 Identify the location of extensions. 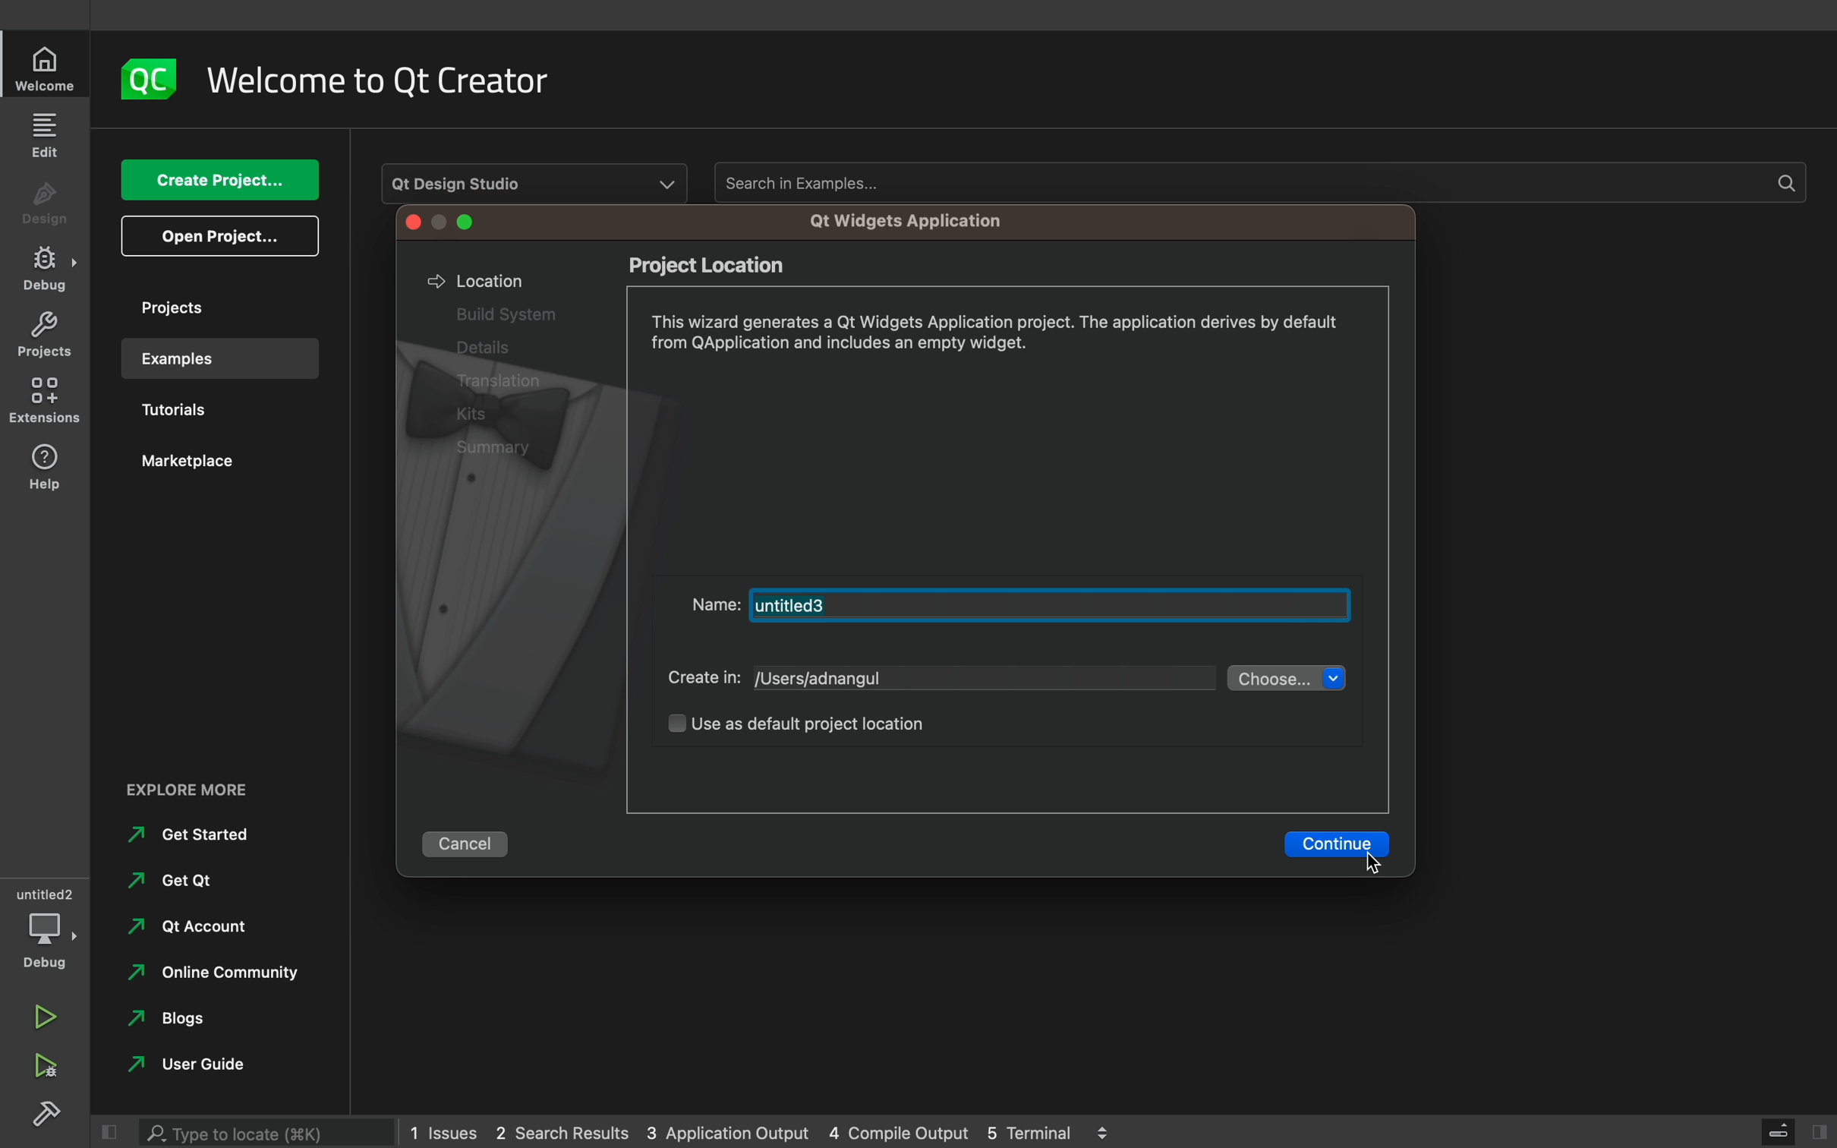
(48, 400).